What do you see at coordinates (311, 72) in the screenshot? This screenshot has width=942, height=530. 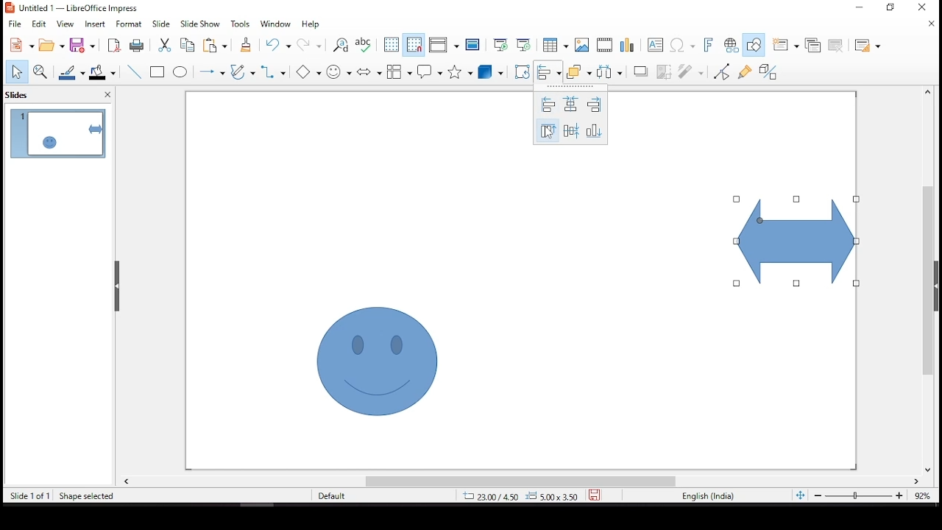 I see `` at bounding box center [311, 72].